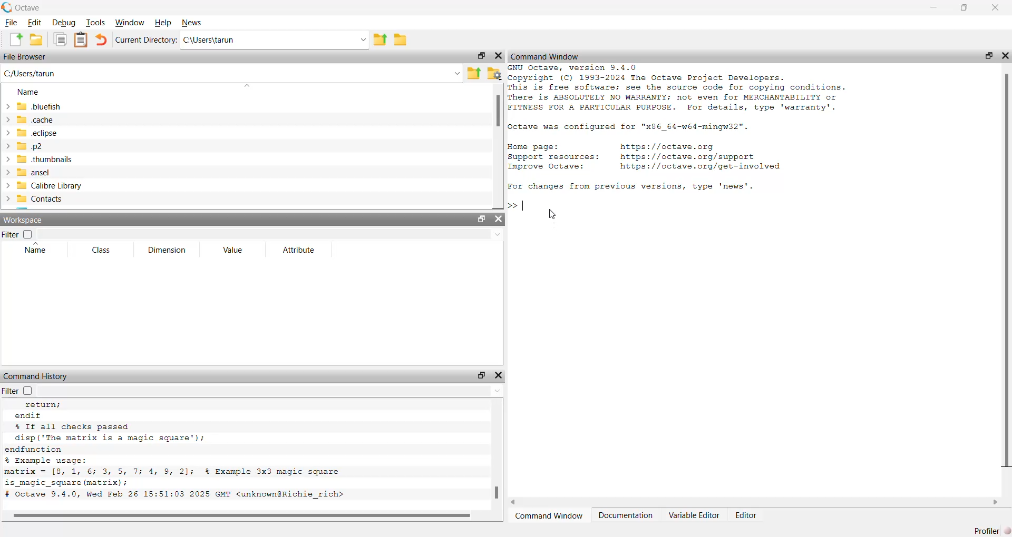 The width and height of the screenshot is (1012, 537). I want to click on Dropdown, so click(458, 74).